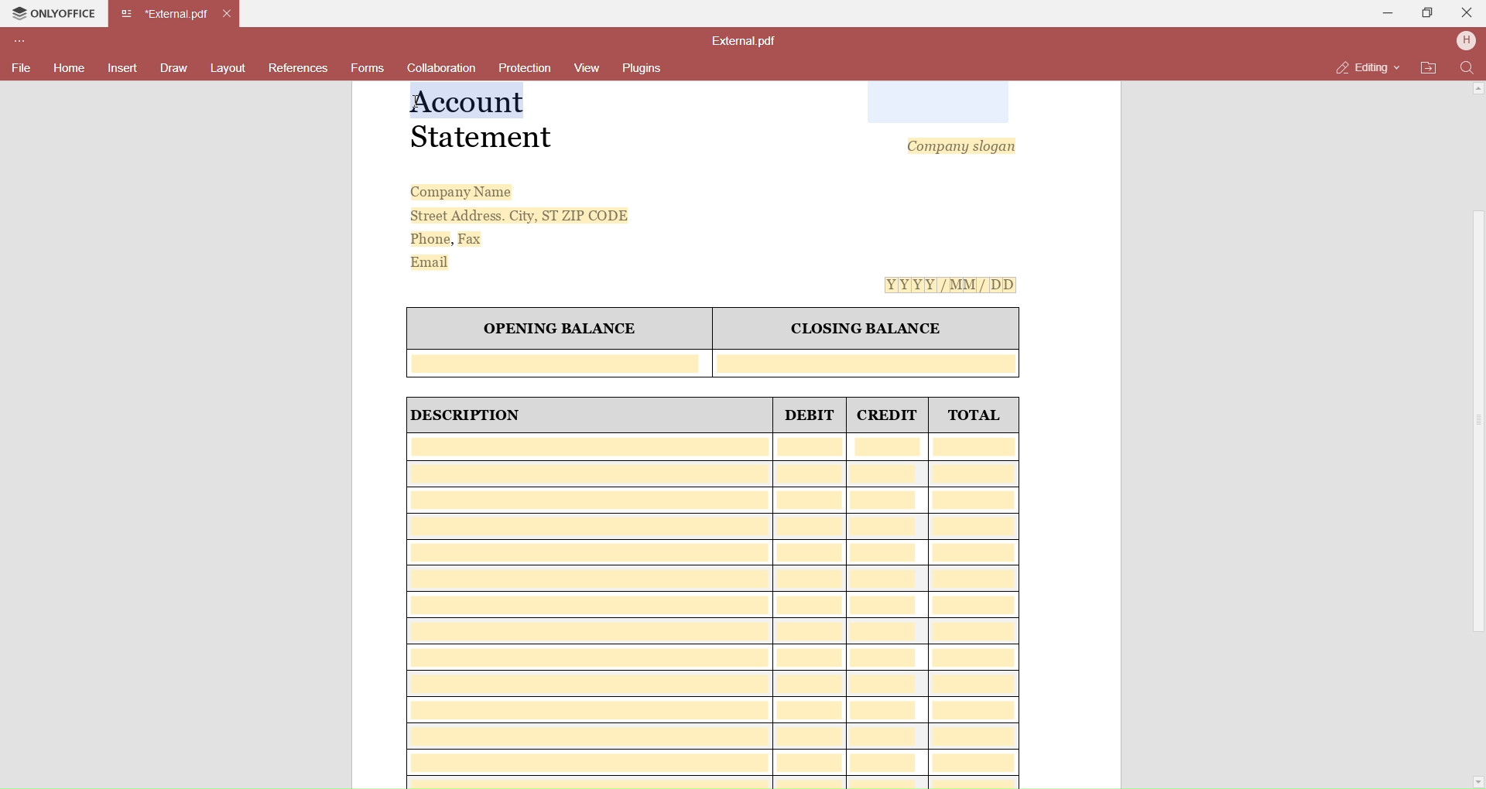  Describe the element at coordinates (442, 70) in the screenshot. I see `Collaboration` at that location.